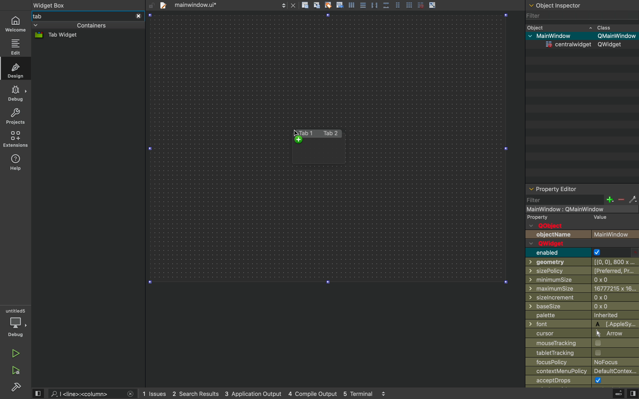  What do you see at coordinates (584, 372) in the screenshot?
I see `contextmenupolicy` at bounding box center [584, 372].